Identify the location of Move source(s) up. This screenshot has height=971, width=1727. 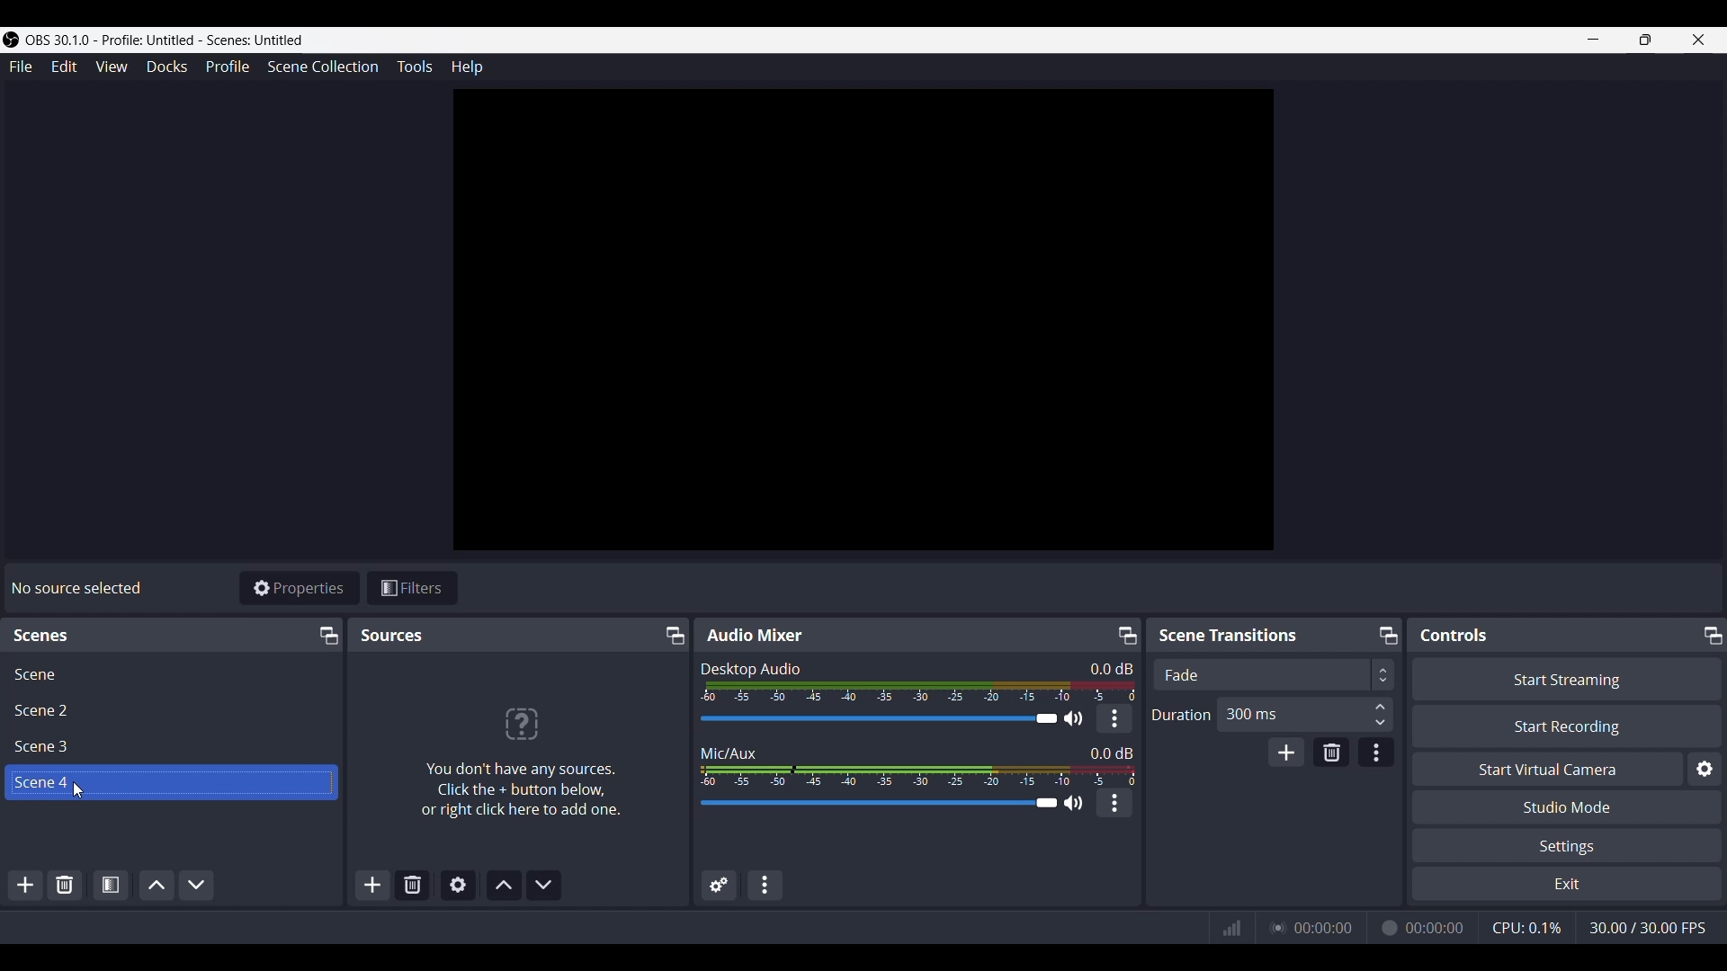
(504, 885).